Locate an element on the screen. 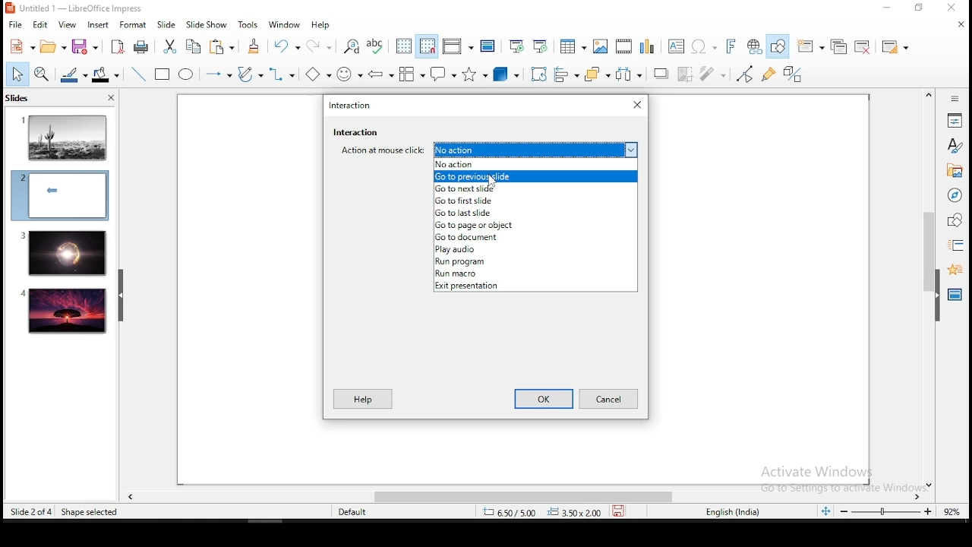  slide 1 is located at coordinates (65, 137).